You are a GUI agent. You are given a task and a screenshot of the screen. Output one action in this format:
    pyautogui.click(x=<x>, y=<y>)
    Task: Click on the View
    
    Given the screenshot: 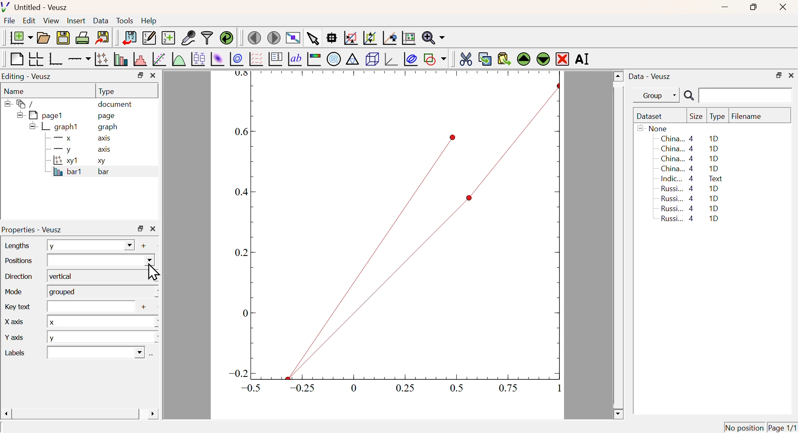 What is the action you would take?
    pyautogui.click(x=51, y=21)
    